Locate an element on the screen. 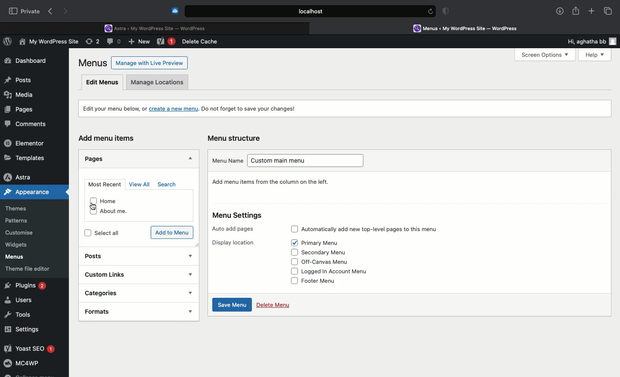  Settings is located at coordinates (22, 329).